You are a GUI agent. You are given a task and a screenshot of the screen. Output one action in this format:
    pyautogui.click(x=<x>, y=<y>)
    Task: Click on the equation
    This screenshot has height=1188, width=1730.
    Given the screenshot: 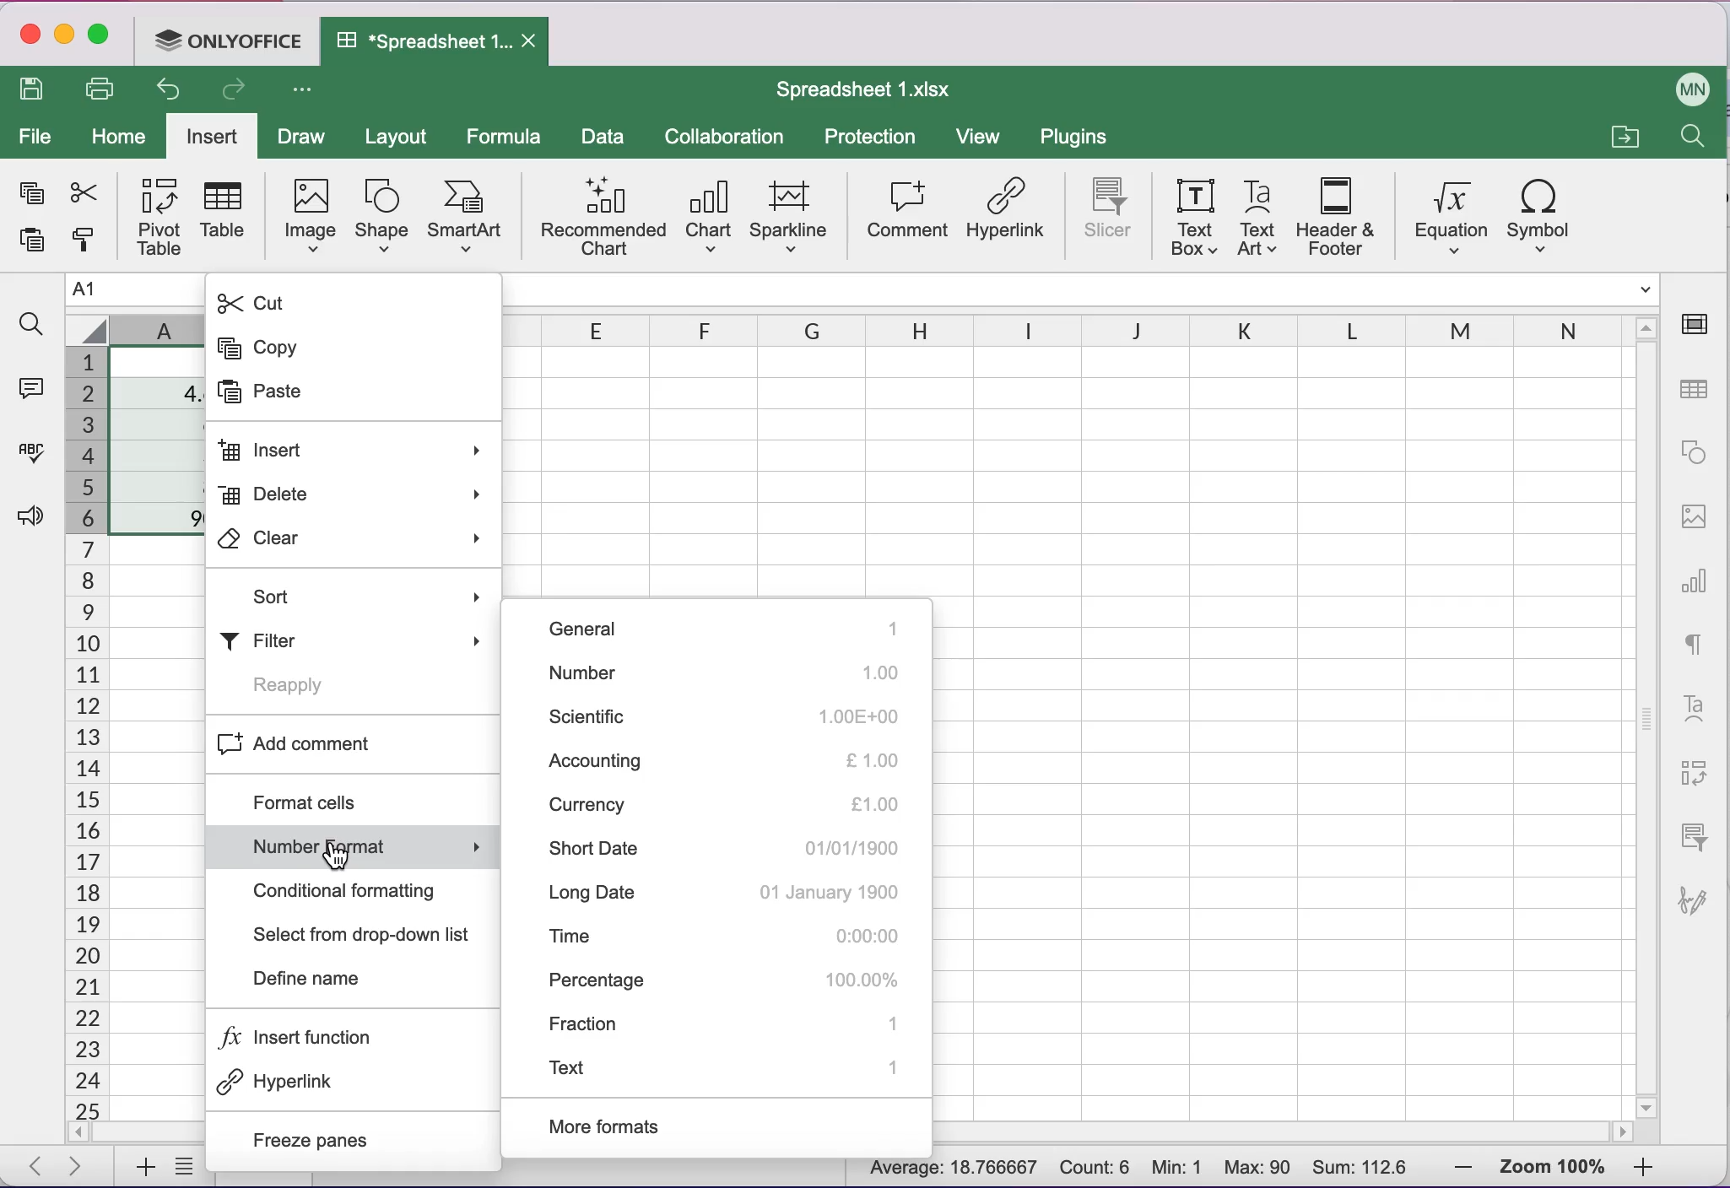 What is the action you would take?
    pyautogui.click(x=1446, y=218)
    